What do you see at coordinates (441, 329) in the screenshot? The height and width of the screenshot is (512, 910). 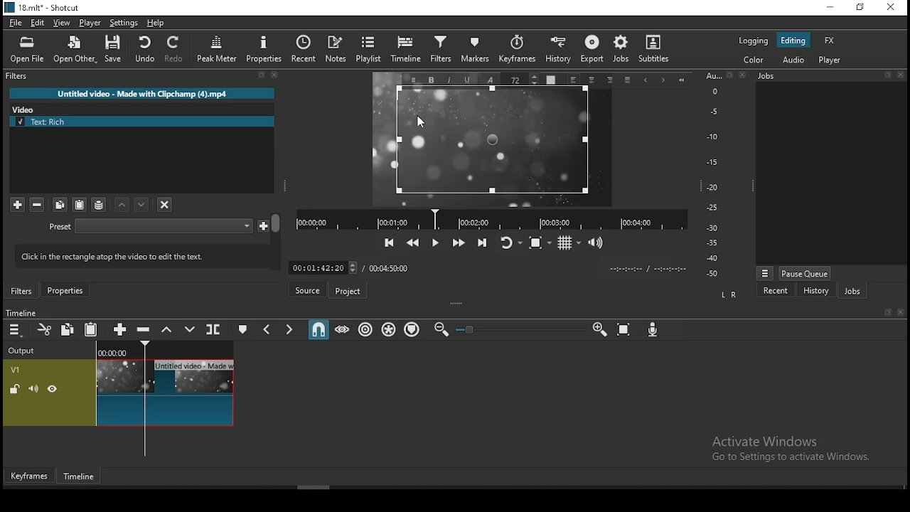 I see `zoom timeline out` at bounding box center [441, 329].